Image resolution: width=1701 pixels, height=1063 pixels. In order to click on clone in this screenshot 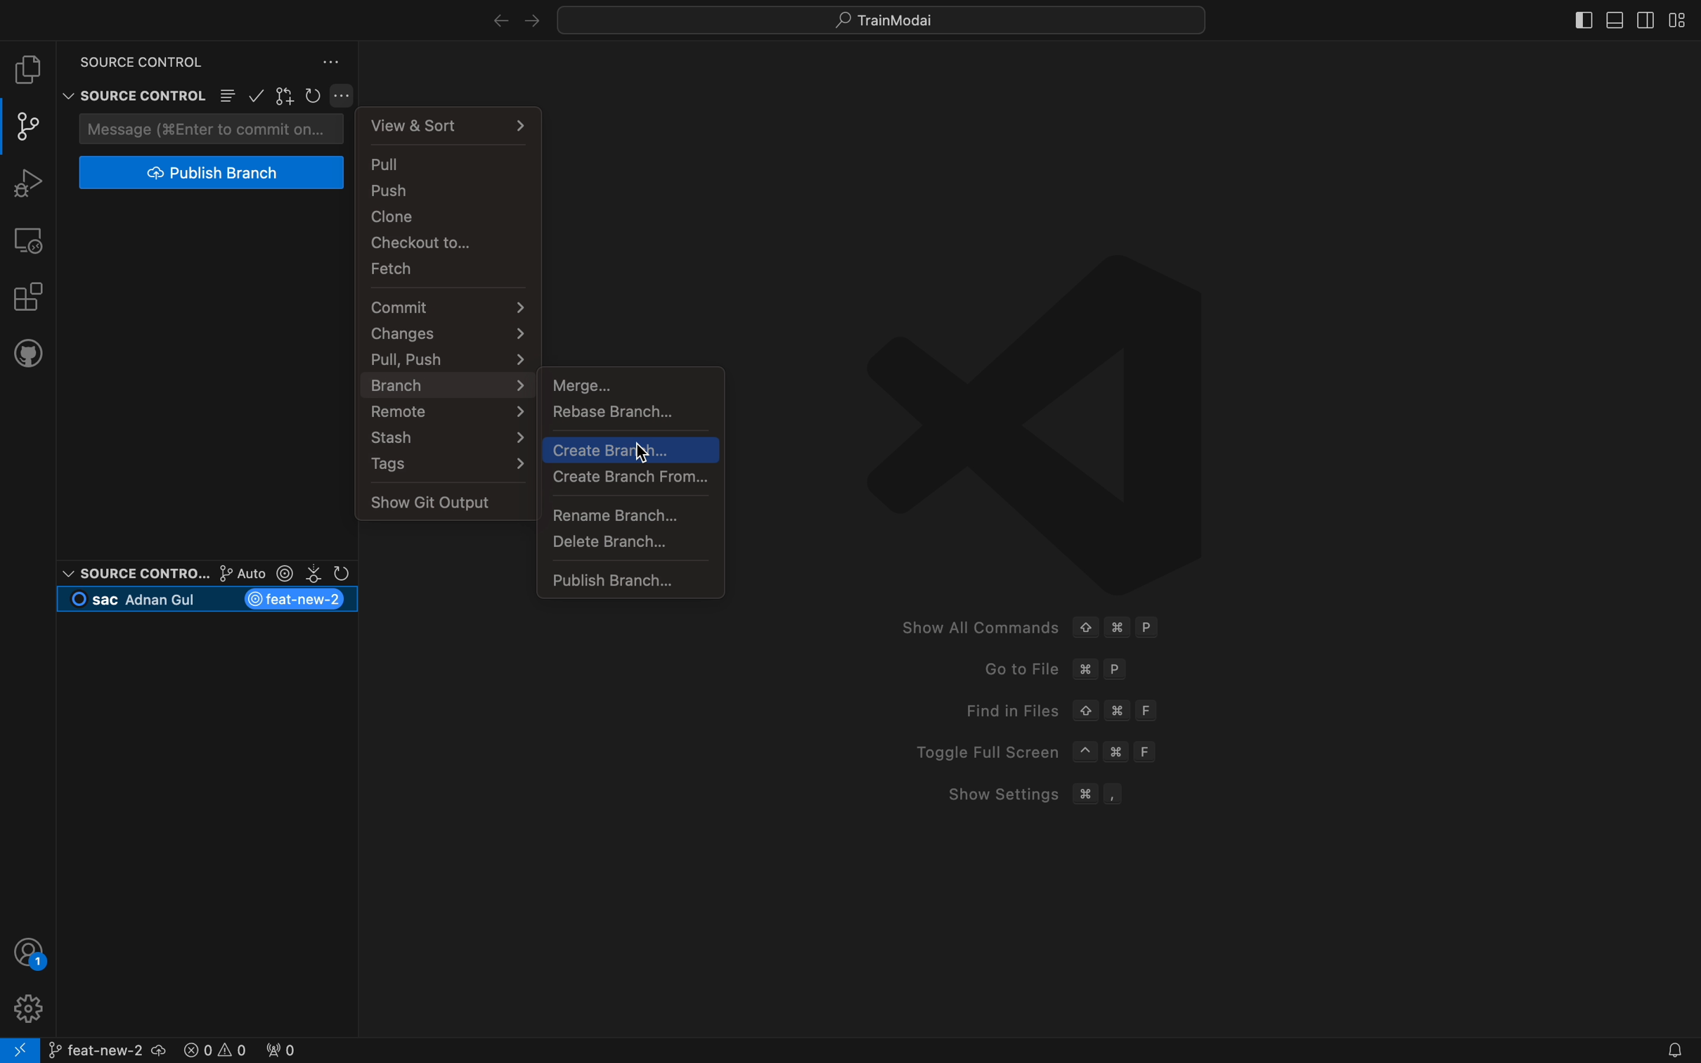, I will do `click(449, 218)`.